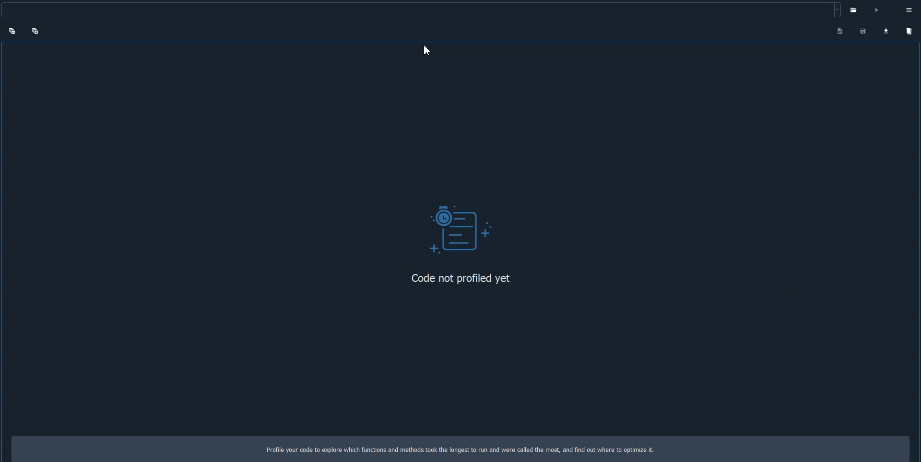 This screenshot has width=921, height=462. I want to click on Save Profiling data, so click(862, 30).